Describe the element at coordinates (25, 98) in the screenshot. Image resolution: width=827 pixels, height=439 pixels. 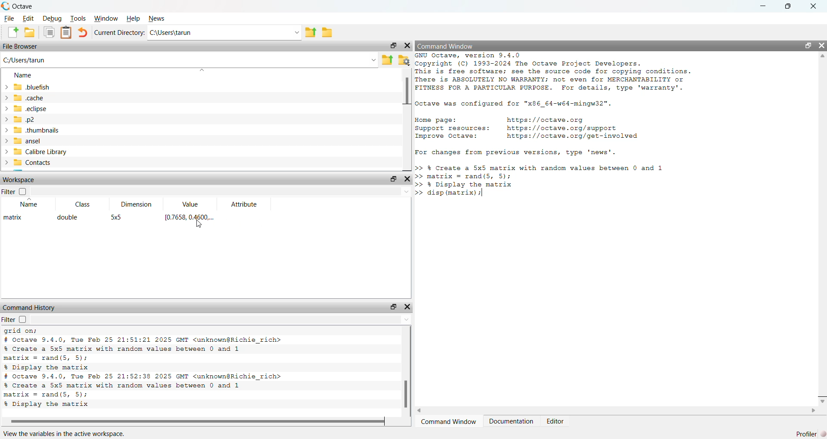
I see `cache` at that location.